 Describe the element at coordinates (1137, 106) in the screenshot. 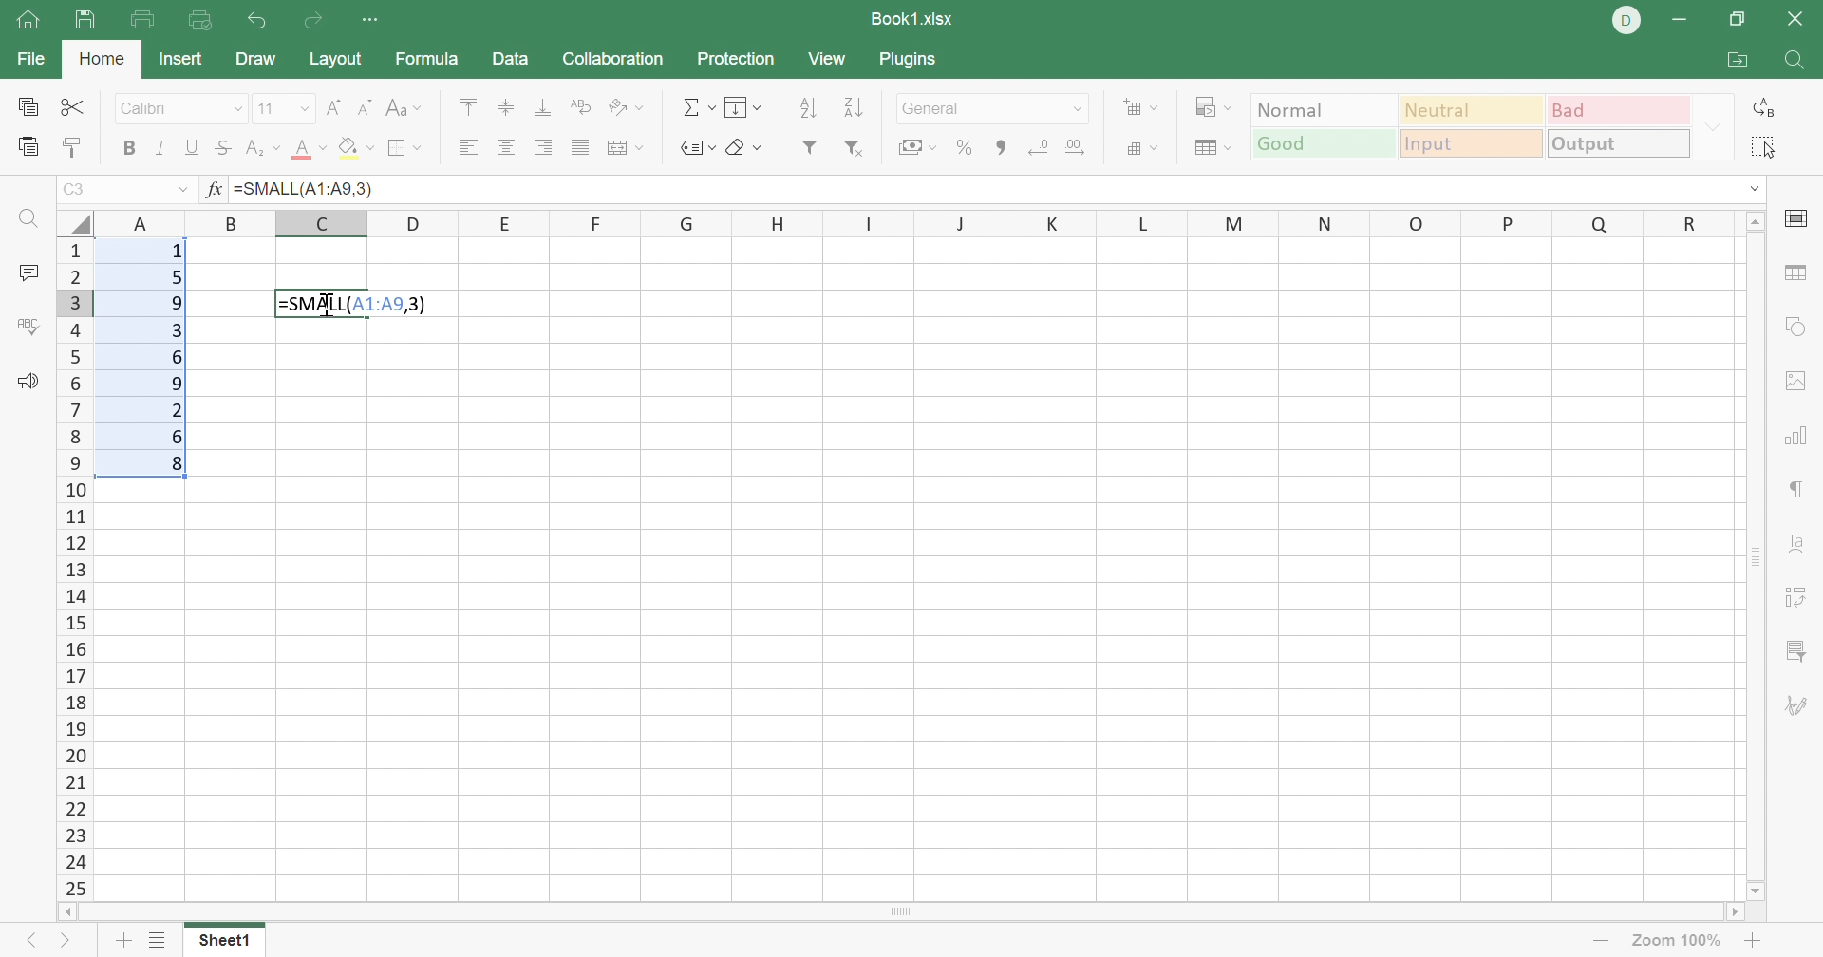

I see `Add cells` at that location.